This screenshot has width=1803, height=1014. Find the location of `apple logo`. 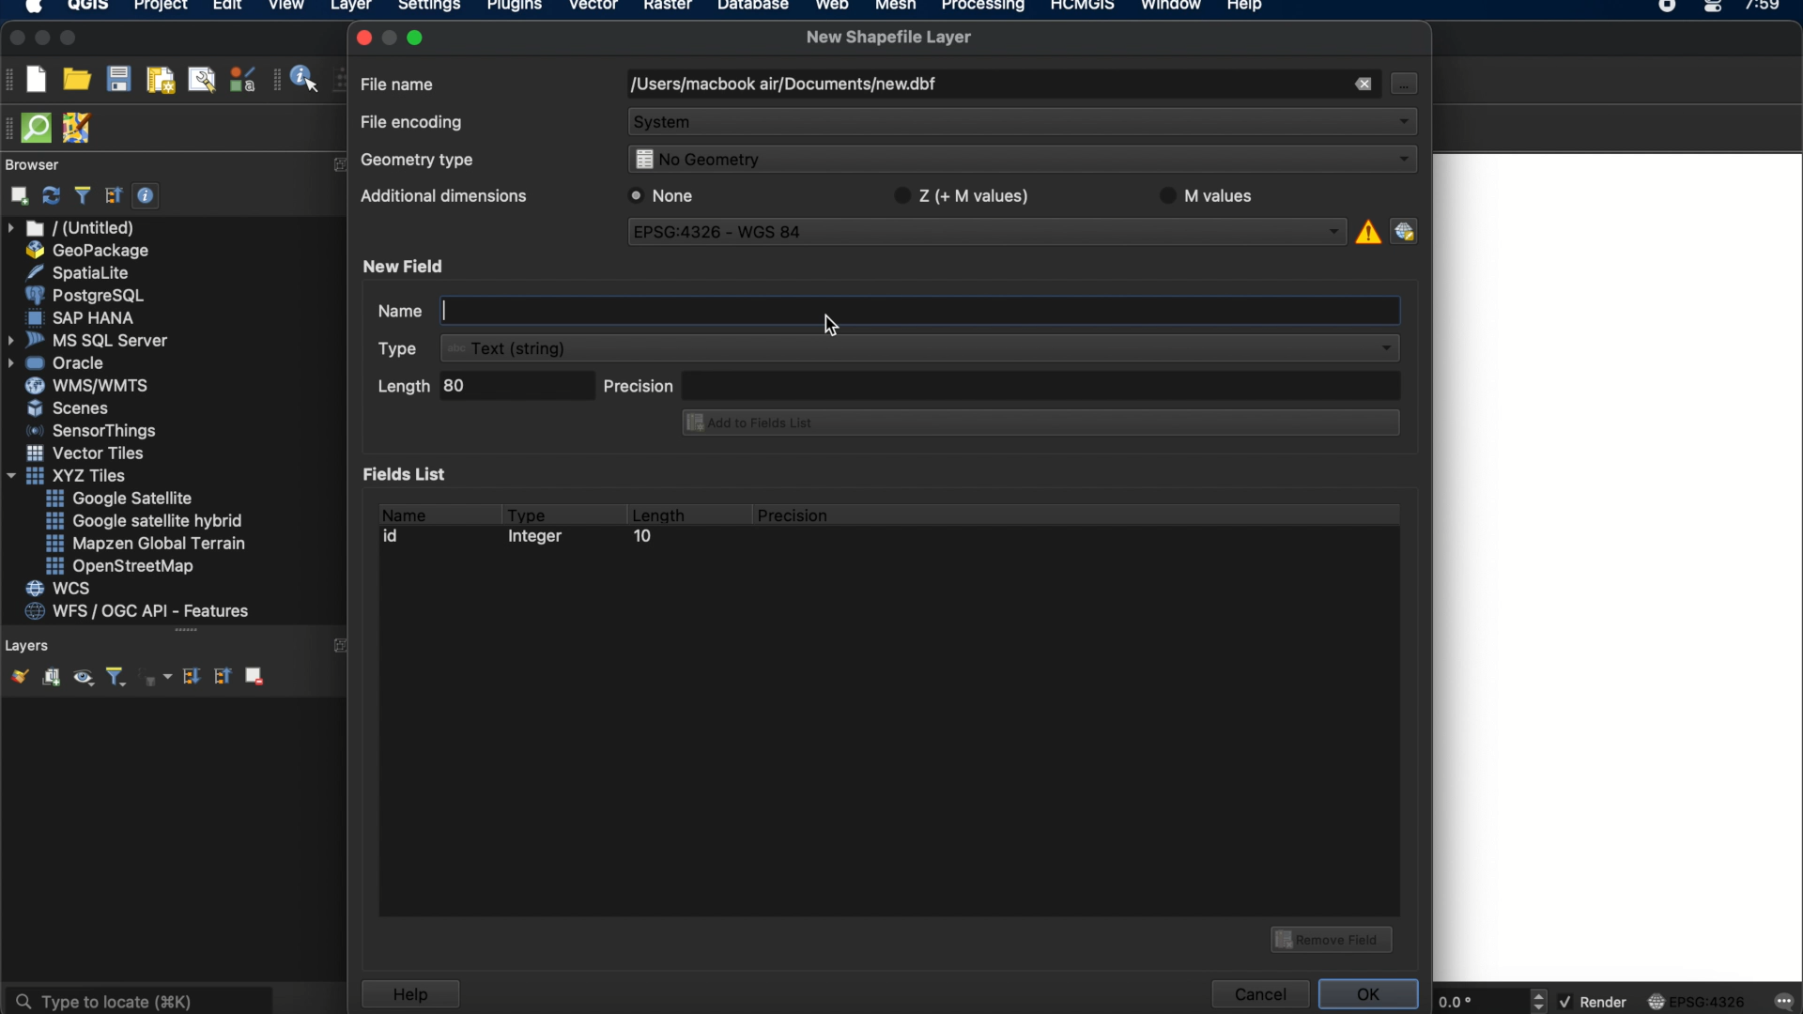

apple logo is located at coordinates (31, 8).